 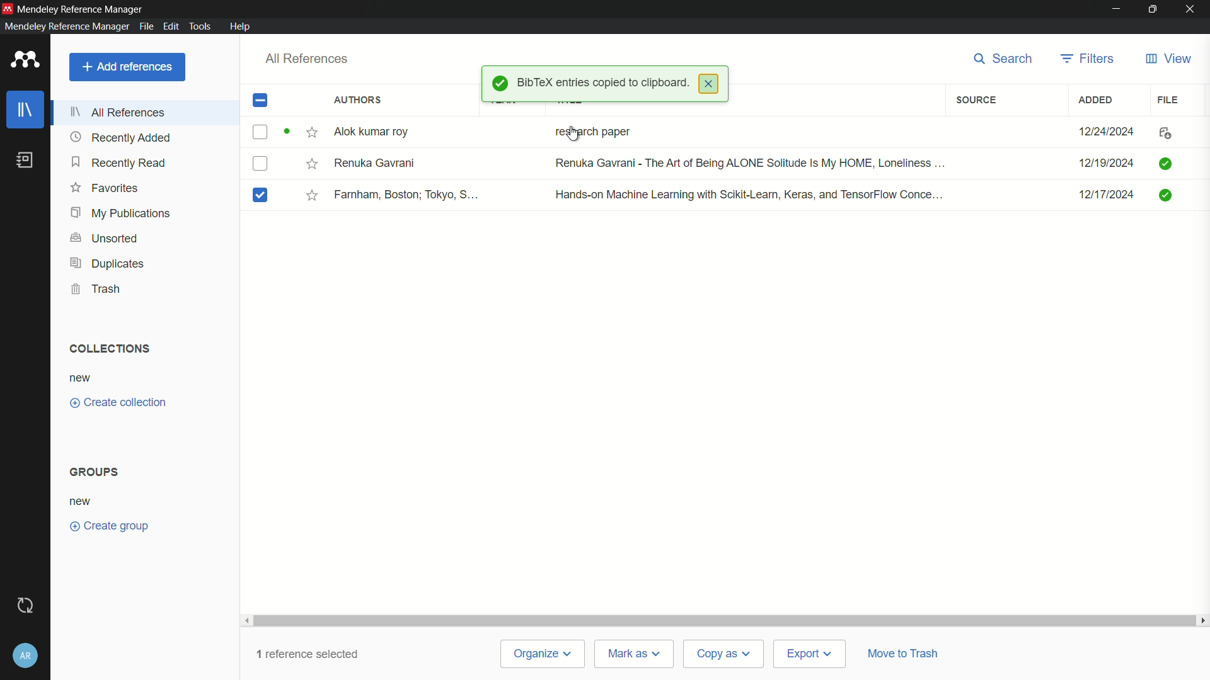 I want to click on copy as, so click(x=723, y=653).